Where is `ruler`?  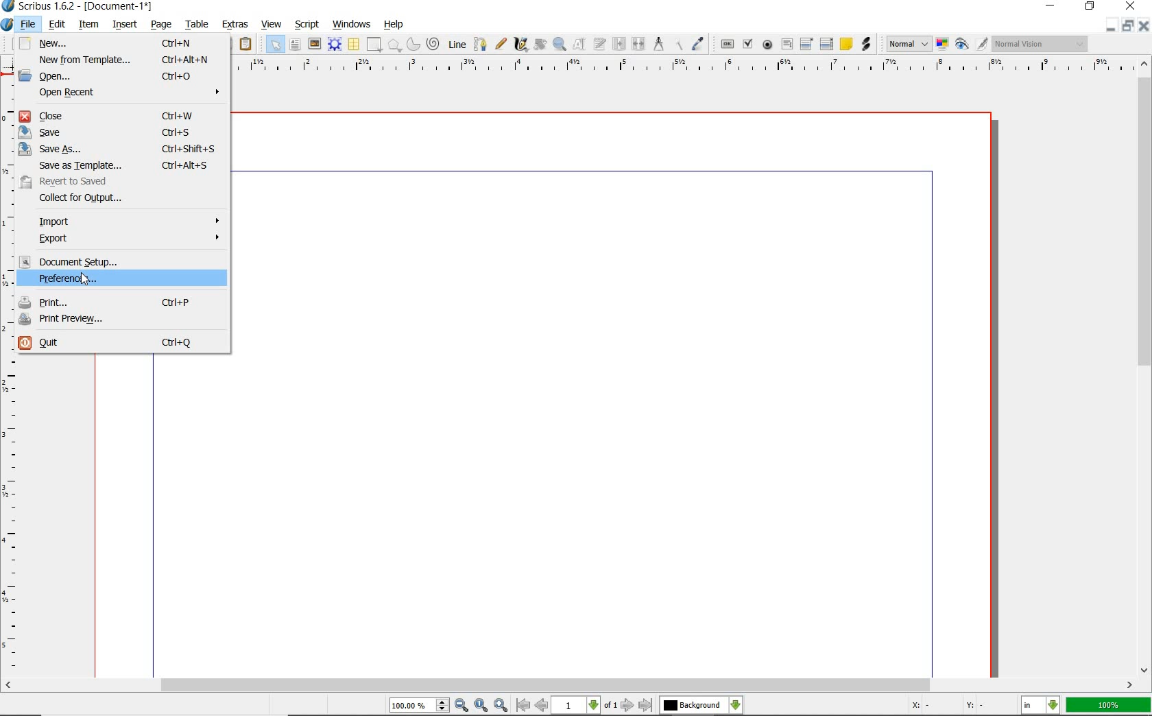
ruler is located at coordinates (681, 68).